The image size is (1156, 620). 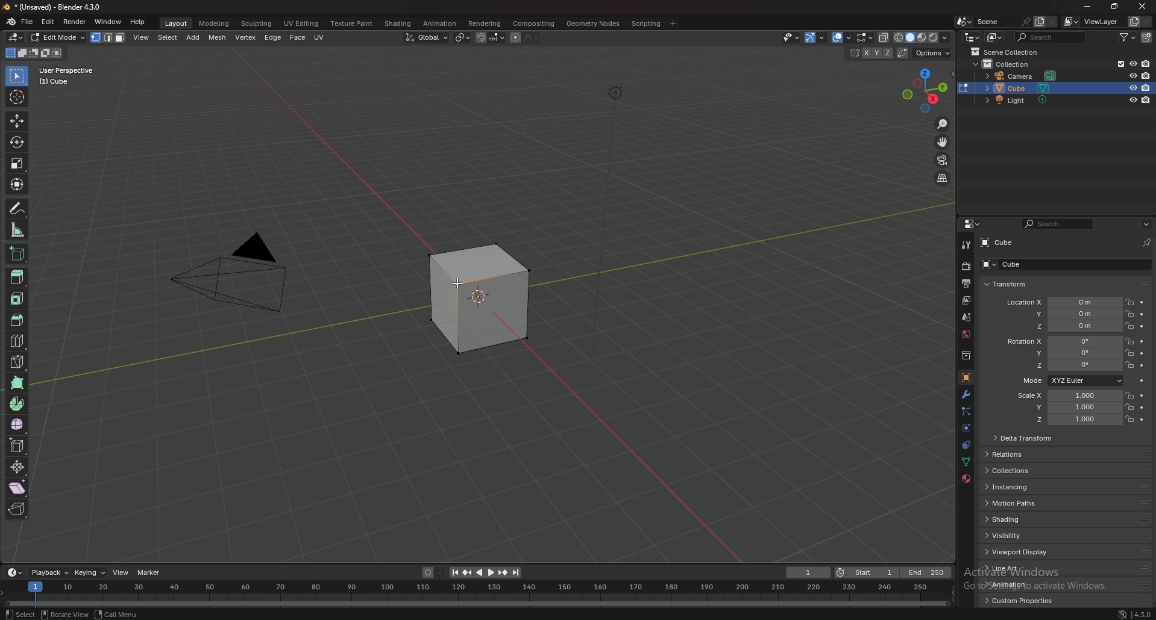 I want to click on lock location, so click(x=1131, y=341).